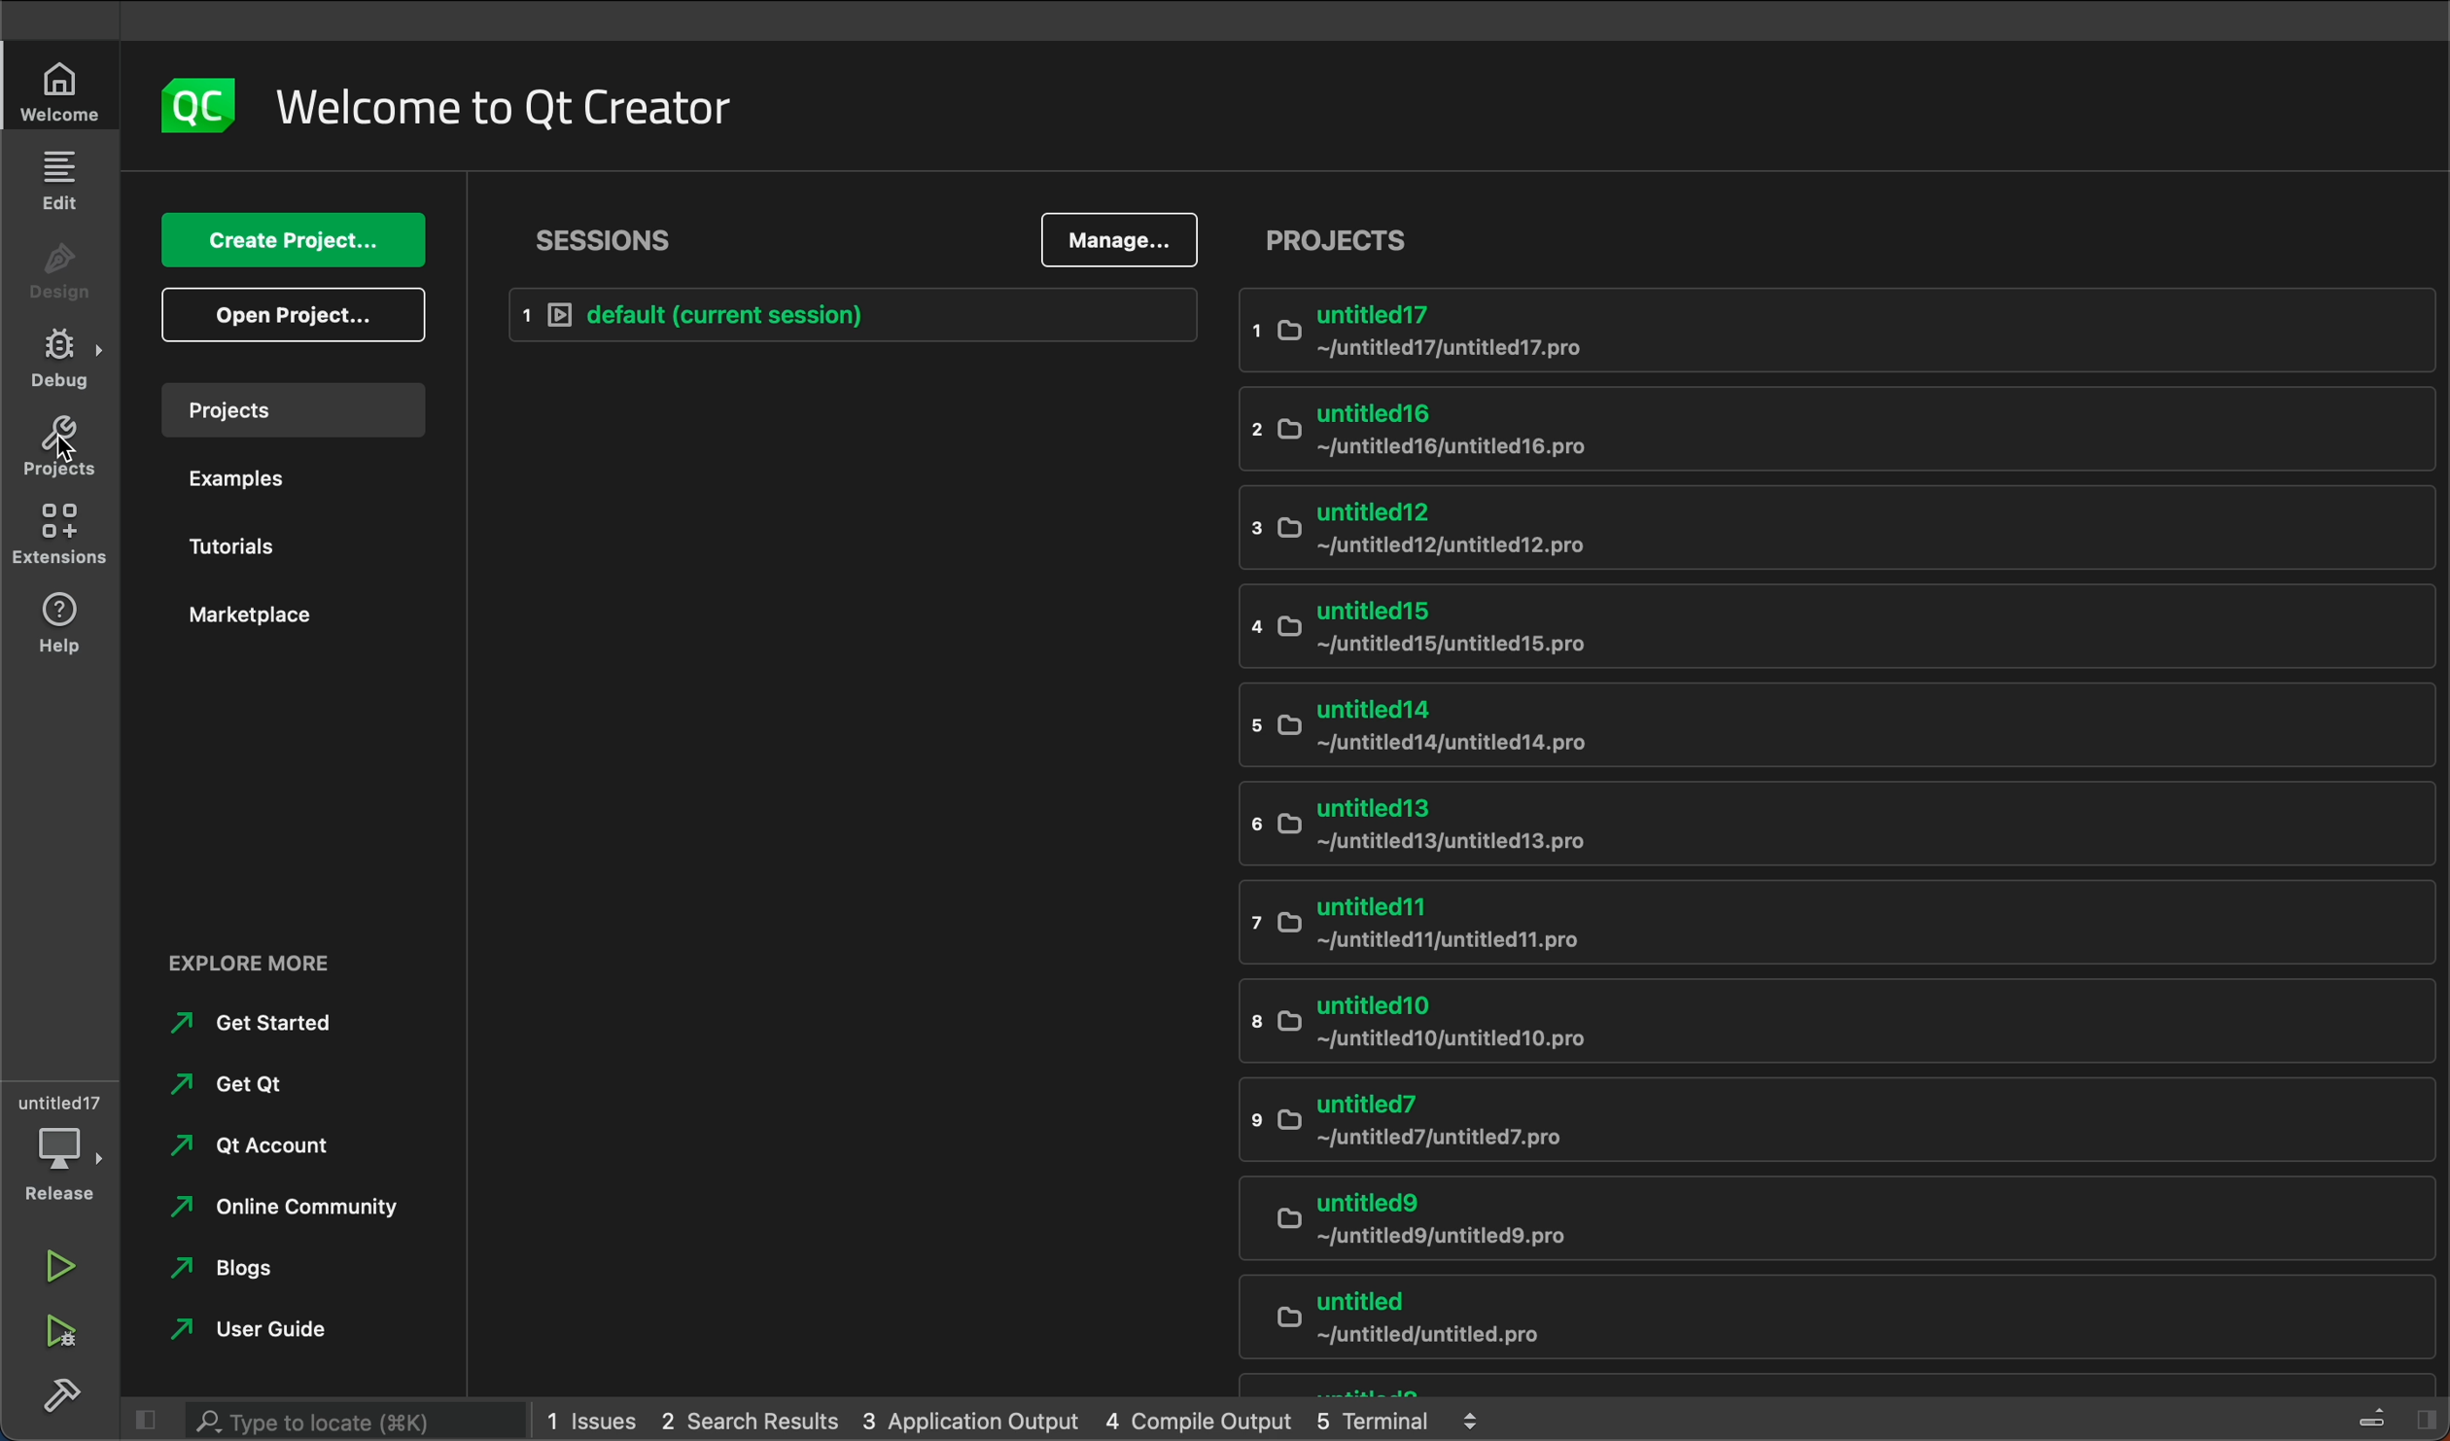 Image resolution: width=2450 pixels, height=1441 pixels. What do you see at coordinates (335, 1422) in the screenshot?
I see `search` at bounding box center [335, 1422].